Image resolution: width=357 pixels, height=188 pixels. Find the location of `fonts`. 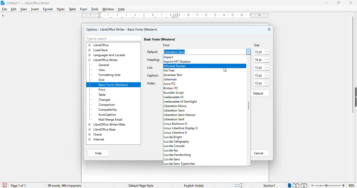

fonts is located at coordinates (178, 59).